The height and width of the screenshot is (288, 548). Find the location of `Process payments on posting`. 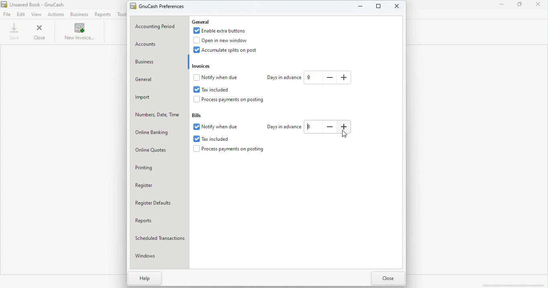

Process payments on posting is located at coordinates (234, 100).